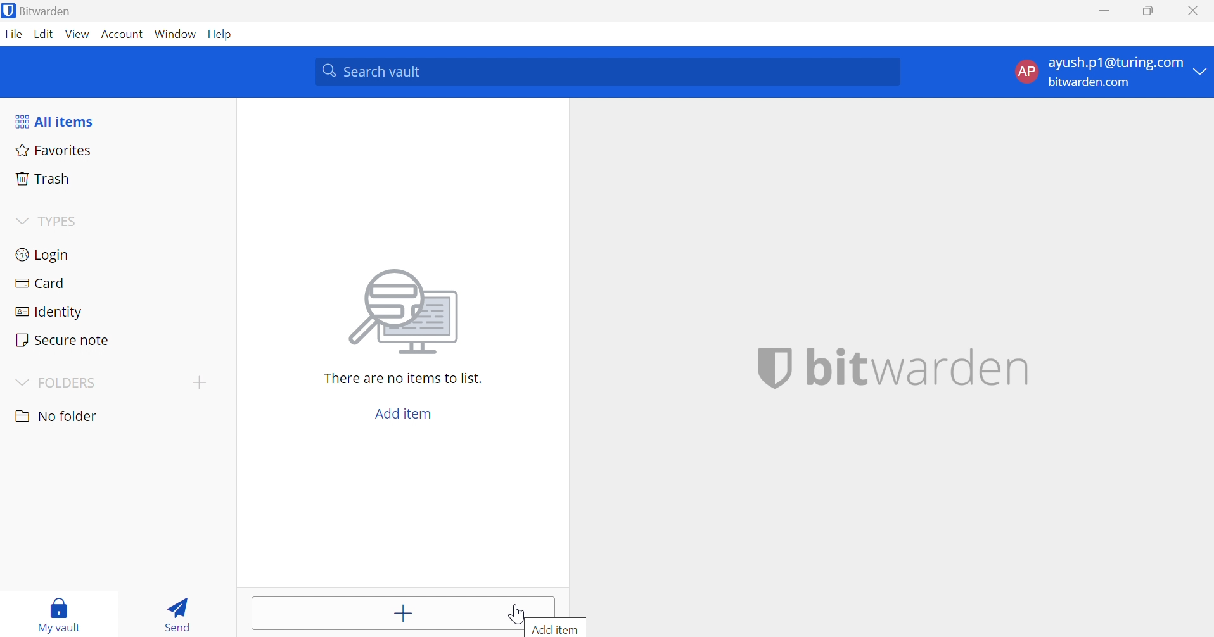 Image resolution: width=1214 pixels, height=637 pixels. I want to click on AP, so click(1025, 71).